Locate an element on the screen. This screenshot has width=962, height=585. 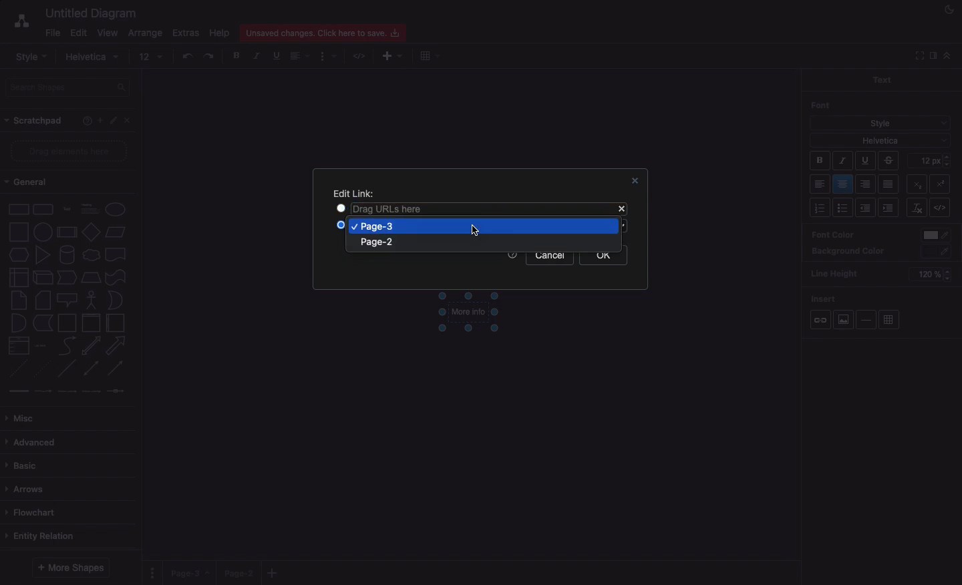
Edit is located at coordinates (114, 121).